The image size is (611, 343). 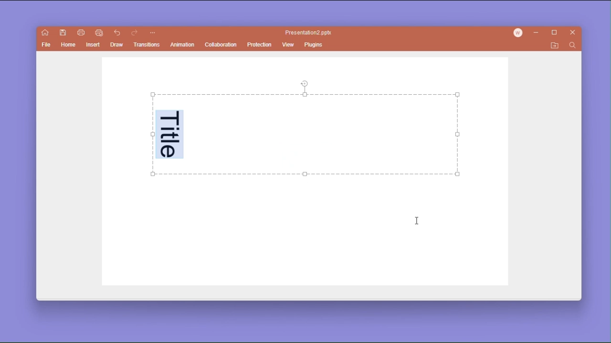 I want to click on insert, so click(x=93, y=46).